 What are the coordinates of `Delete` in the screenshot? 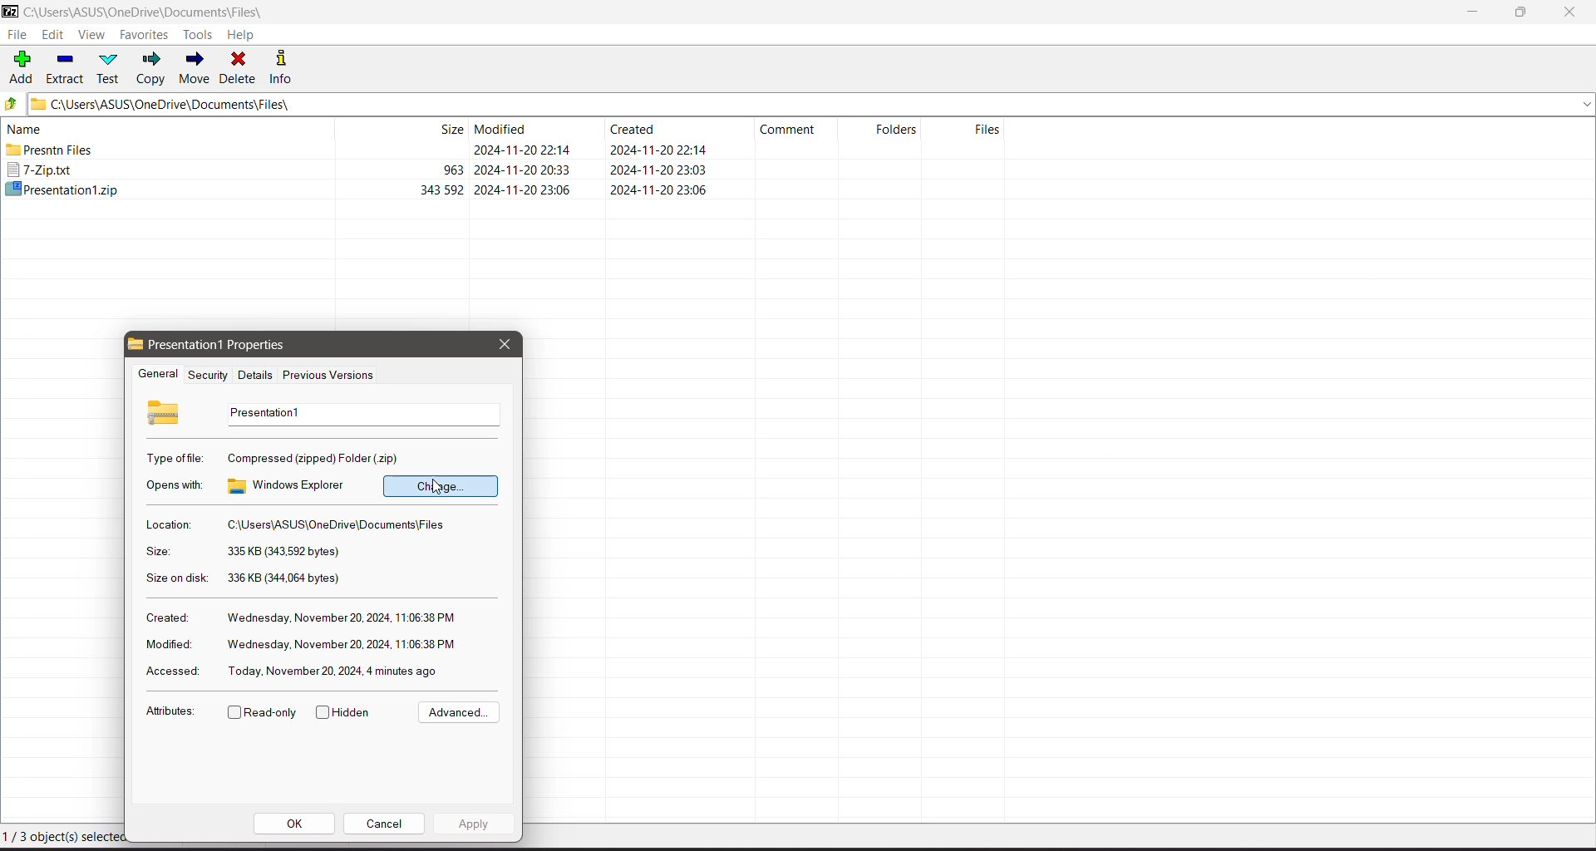 It's located at (239, 66).